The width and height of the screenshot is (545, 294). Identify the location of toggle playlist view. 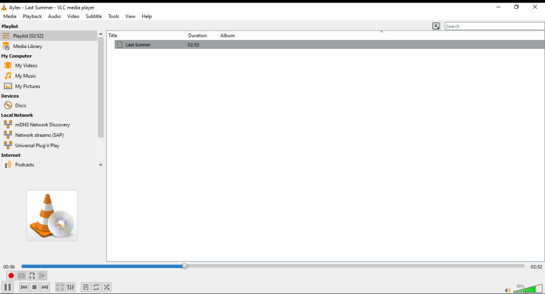
(436, 26).